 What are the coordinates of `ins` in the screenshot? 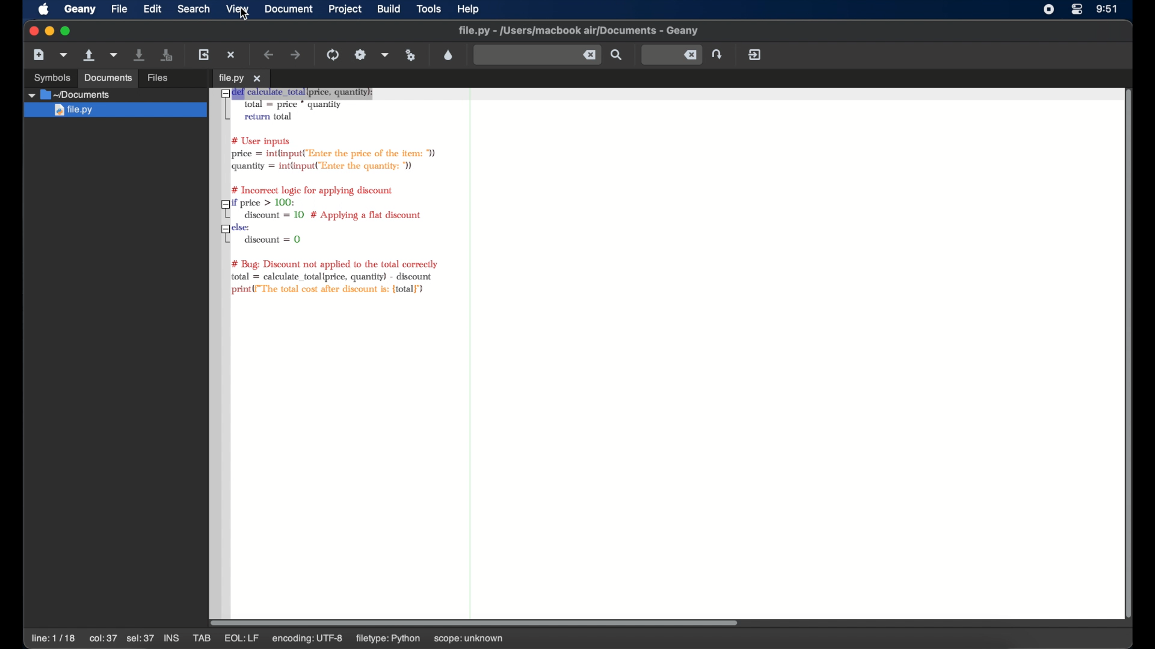 It's located at (171, 637).